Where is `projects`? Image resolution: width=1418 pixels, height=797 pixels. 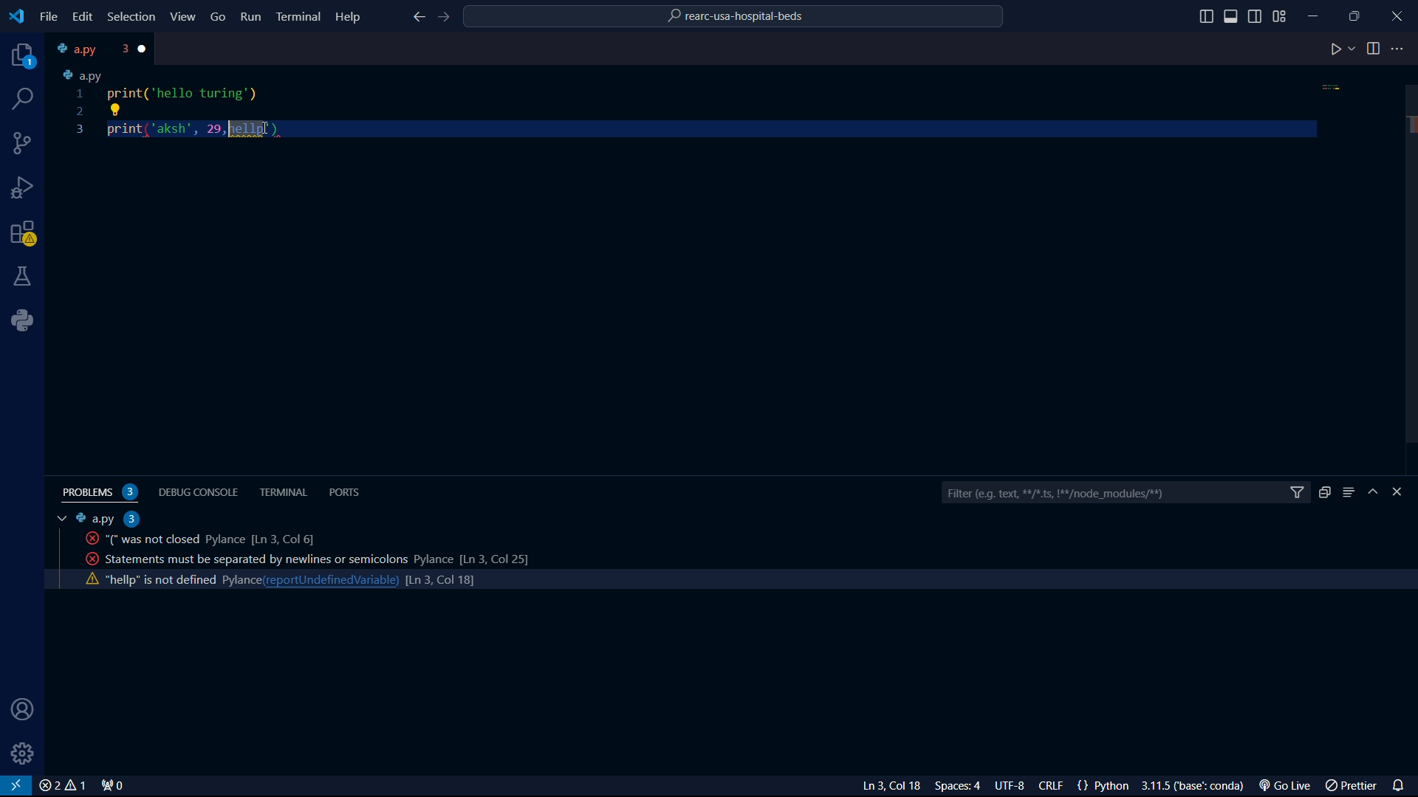 projects is located at coordinates (24, 58).